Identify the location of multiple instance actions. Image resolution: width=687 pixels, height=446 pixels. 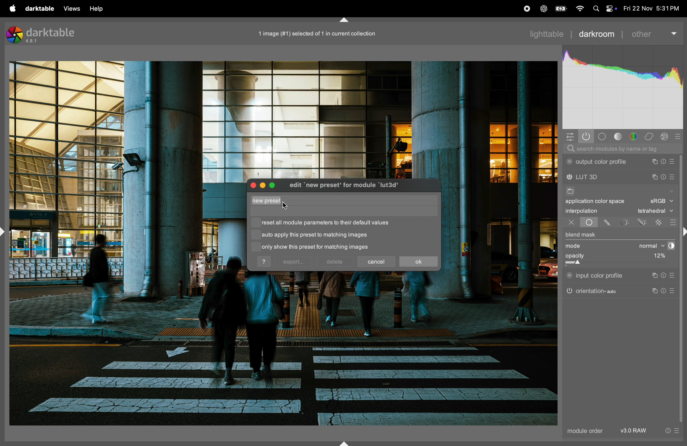
(654, 177).